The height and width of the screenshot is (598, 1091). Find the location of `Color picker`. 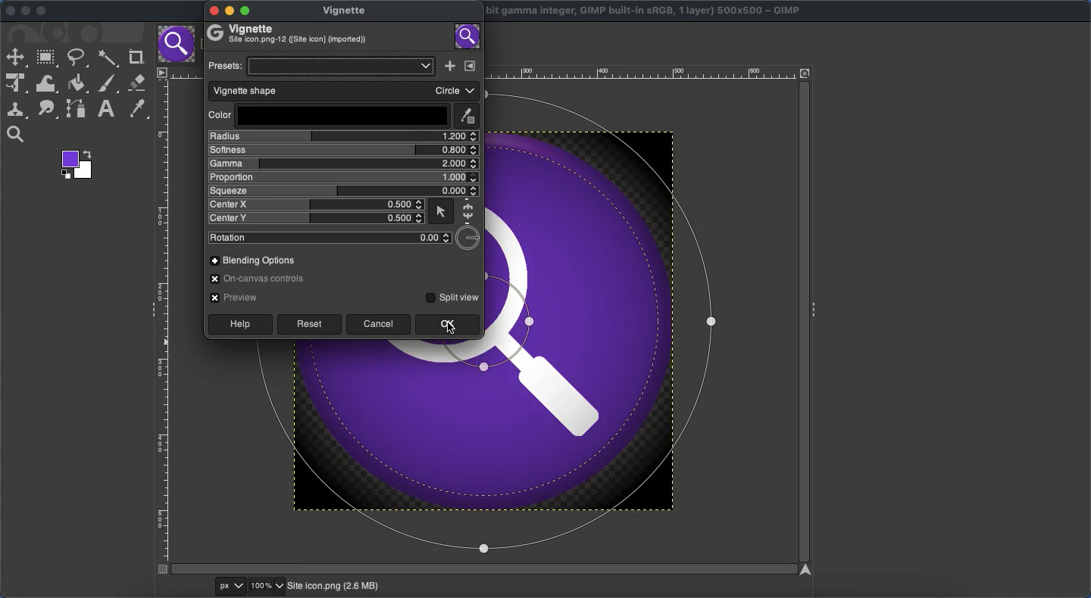

Color picker is located at coordinates (136, 109).